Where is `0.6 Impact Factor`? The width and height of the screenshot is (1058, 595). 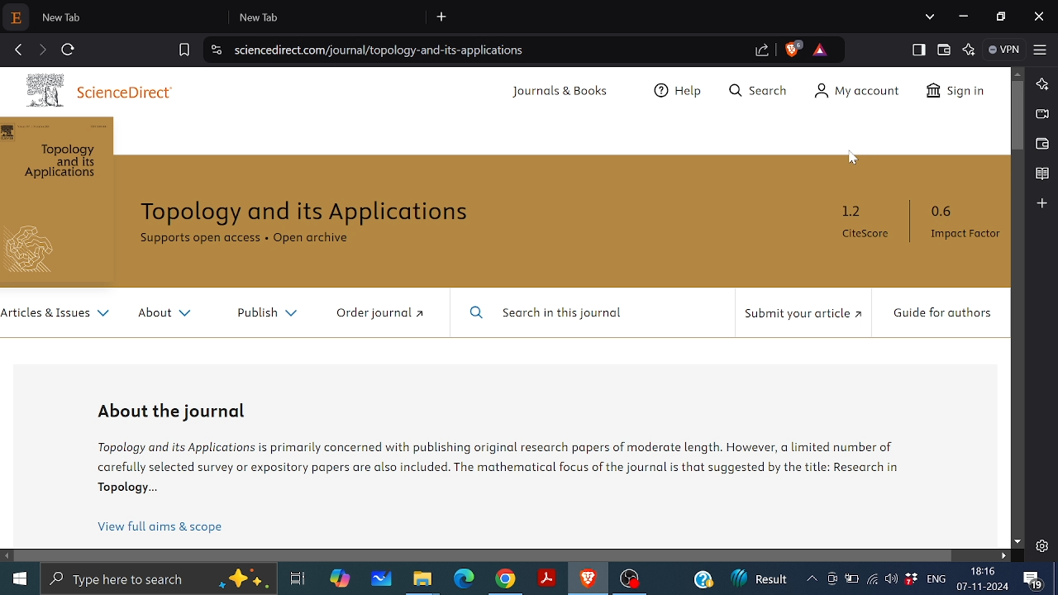 0.6 Impact Factor is located at coordinates (963, 223).